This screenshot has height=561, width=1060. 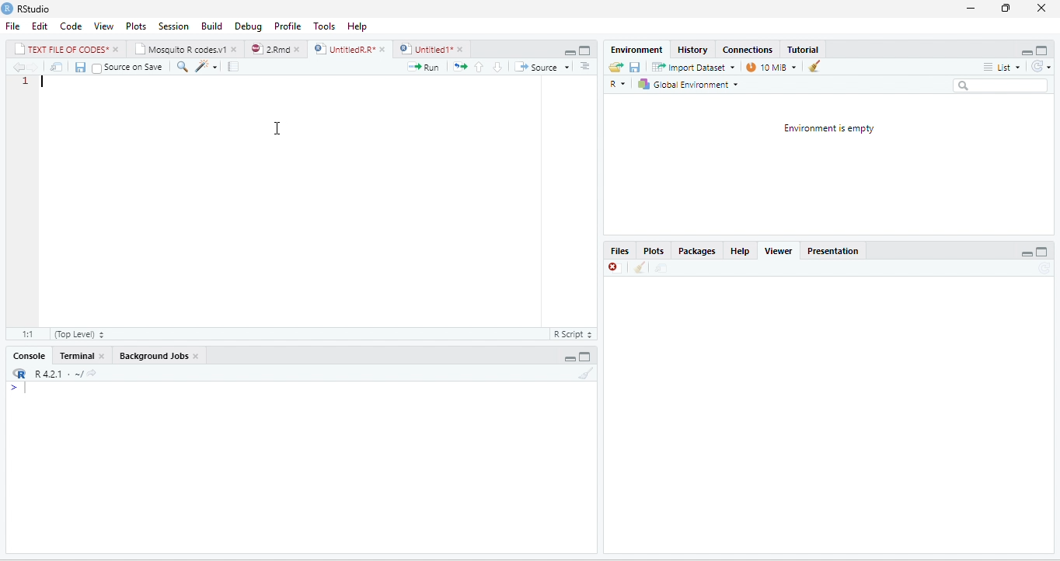 What do you see at coordinates (40, 26) in the screenshot?
I see `Edit` at bounding box center [40, 26].